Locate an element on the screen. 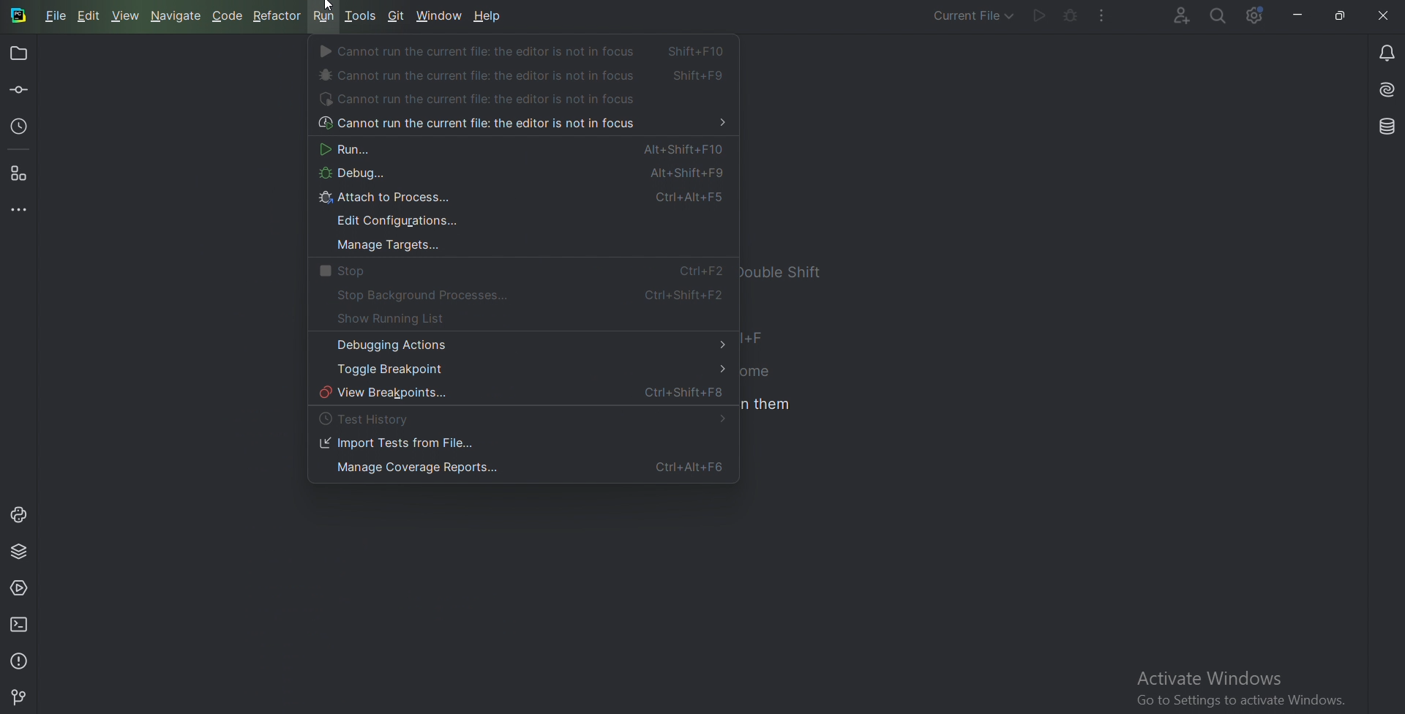 The height and width of the screenshot is (714, 1405). Stop is located at coordinates (516, 272).